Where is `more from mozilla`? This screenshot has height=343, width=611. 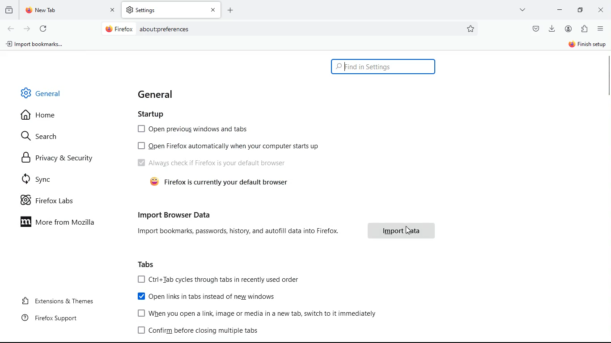 more from mozilla is located at coordinates (64, 221).